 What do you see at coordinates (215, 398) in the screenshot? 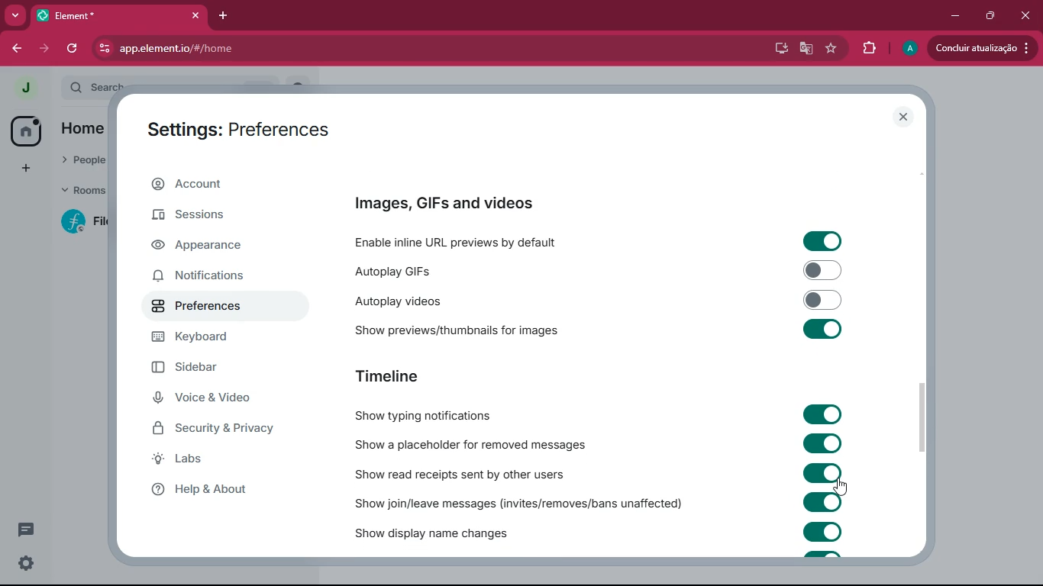
I see `voice & video` at bounding box center [215, 398].